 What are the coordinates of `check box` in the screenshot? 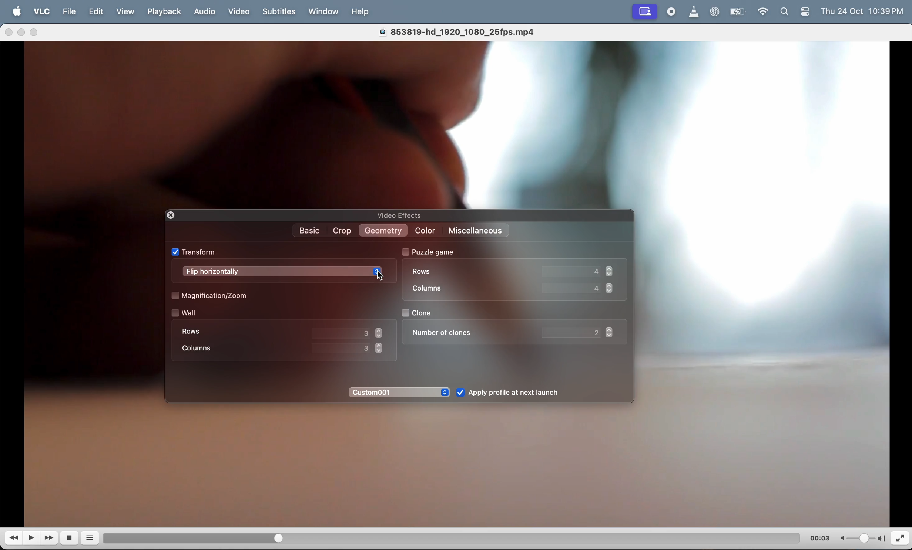 It's located at (175, 251).